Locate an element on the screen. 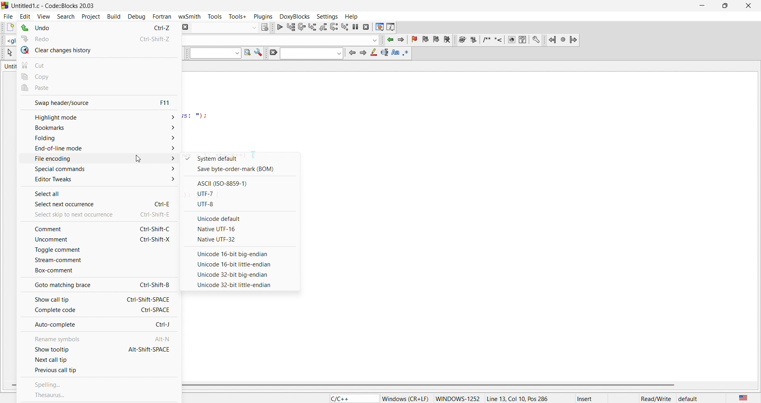 Image resolution: width=761 pixels, height=403 pixels. build is located at coordinates (113, 17).